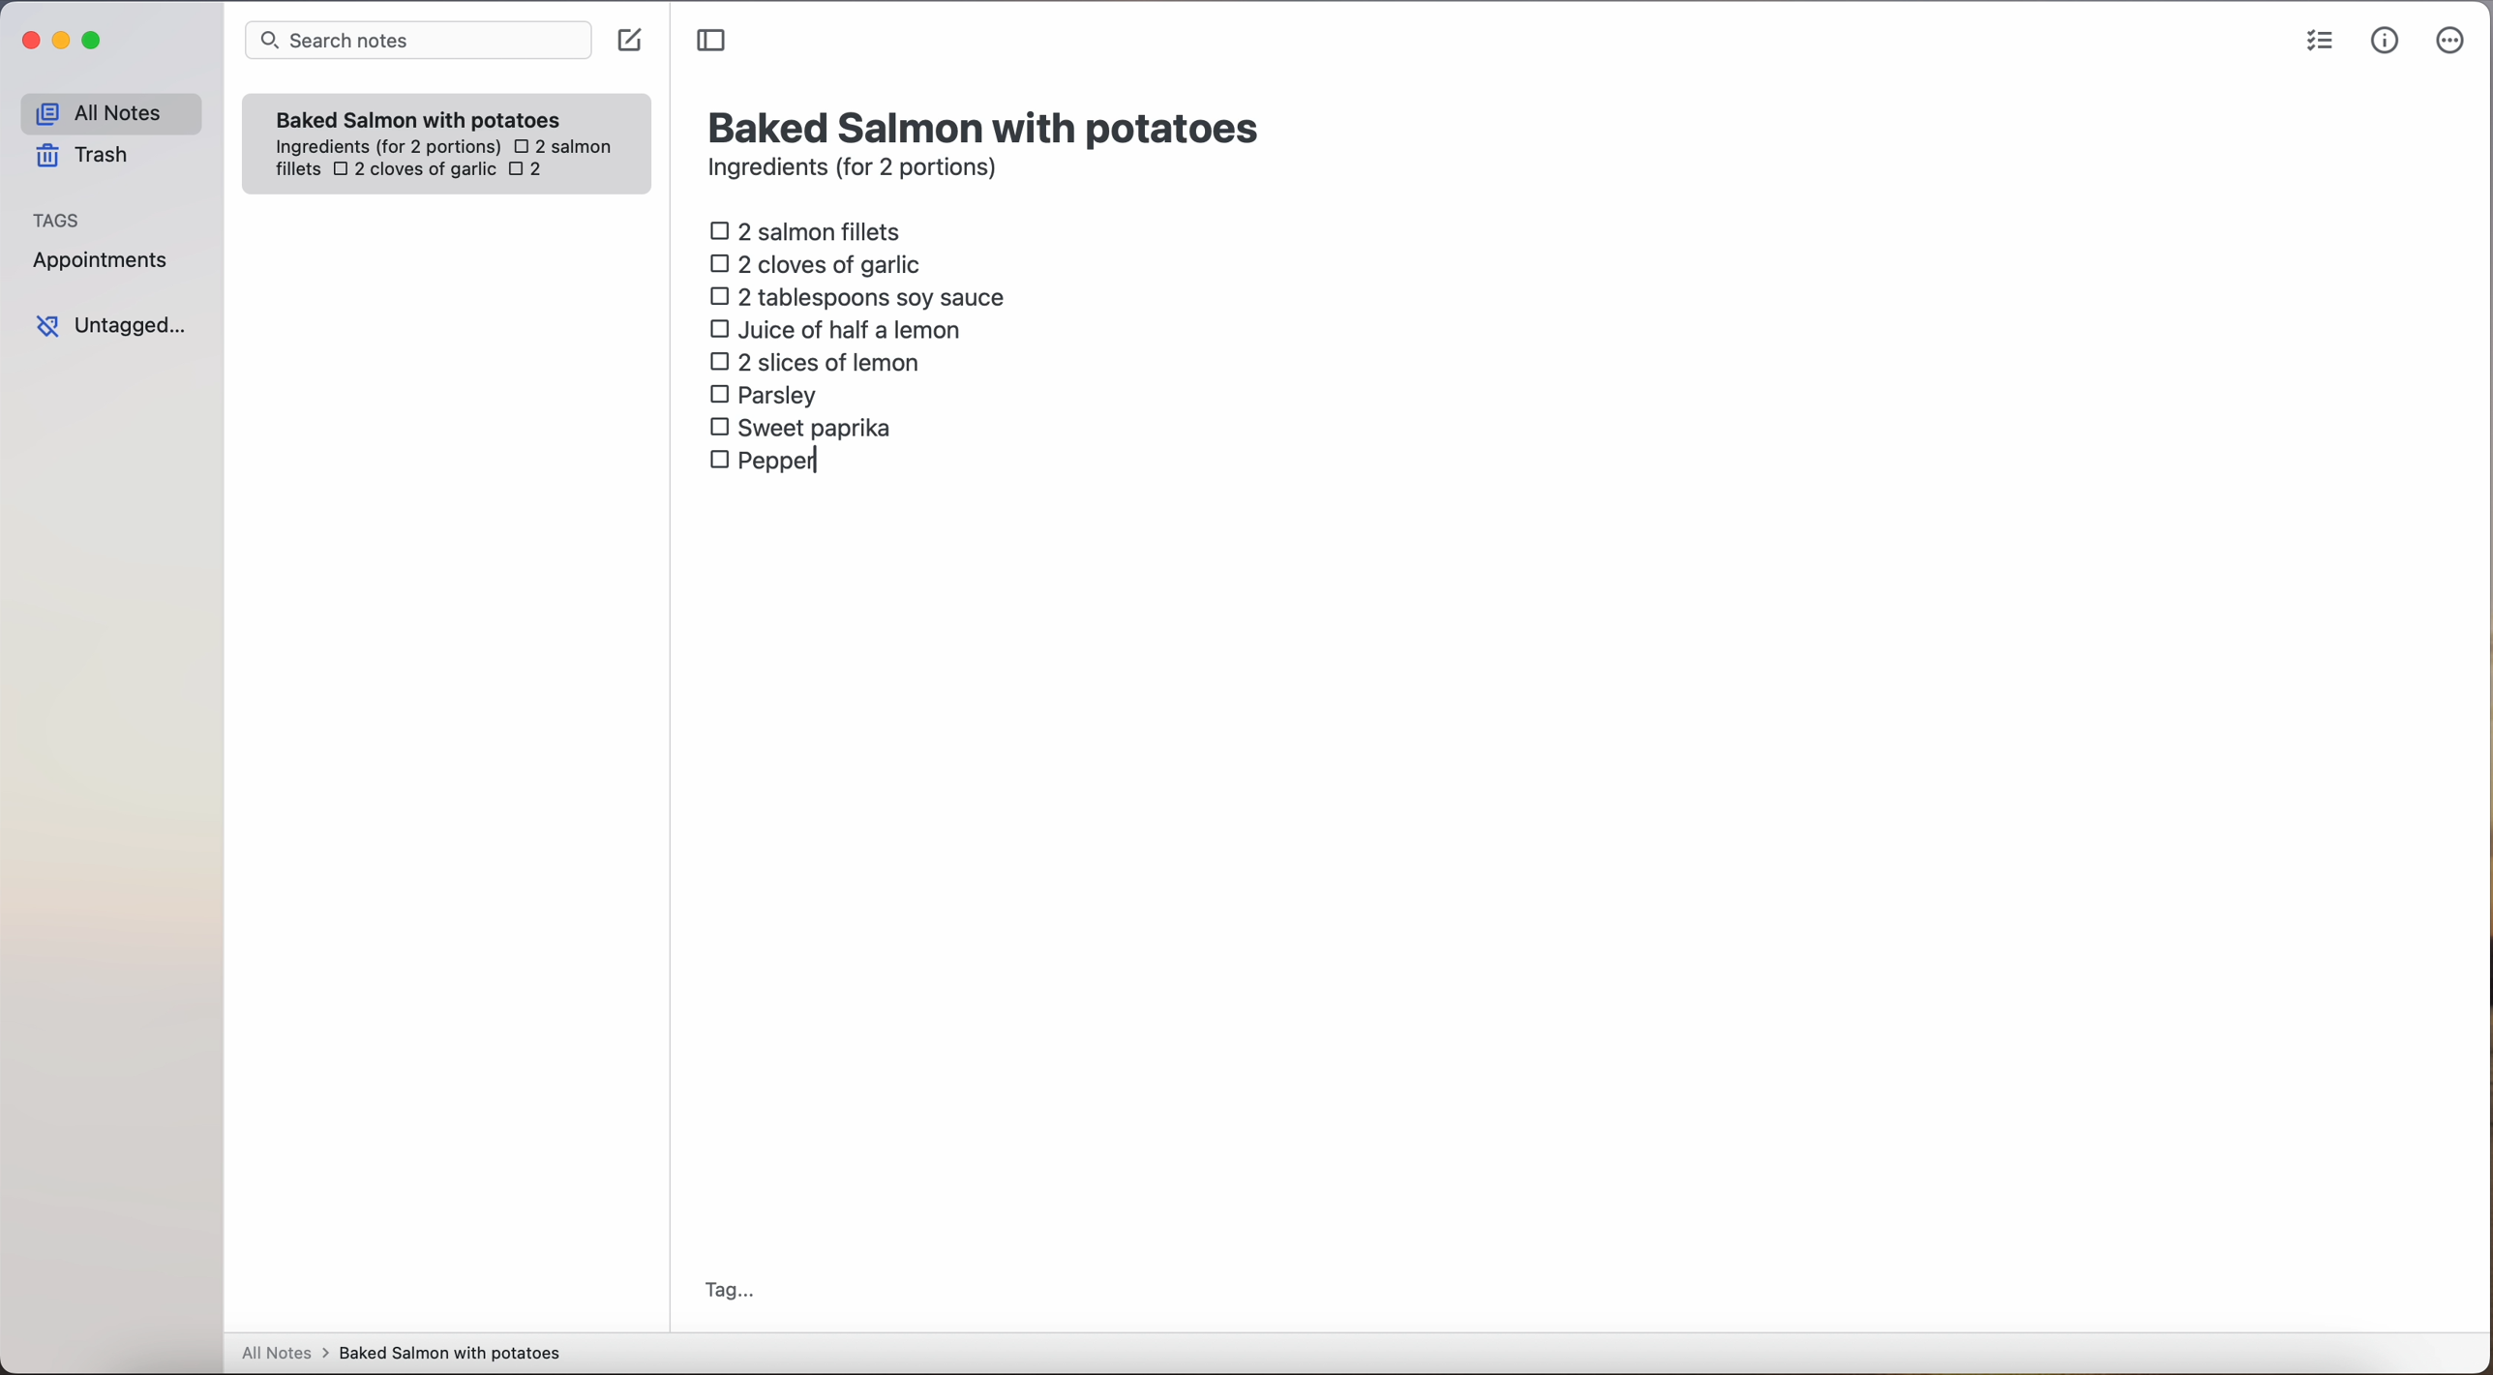 The height and width of the screenshot is (1375, 2493). What do you see at coordinates (385, 148) in the screenshot?
I see `ingredientes (for 2 portions)` at bounding box center [385, 148].